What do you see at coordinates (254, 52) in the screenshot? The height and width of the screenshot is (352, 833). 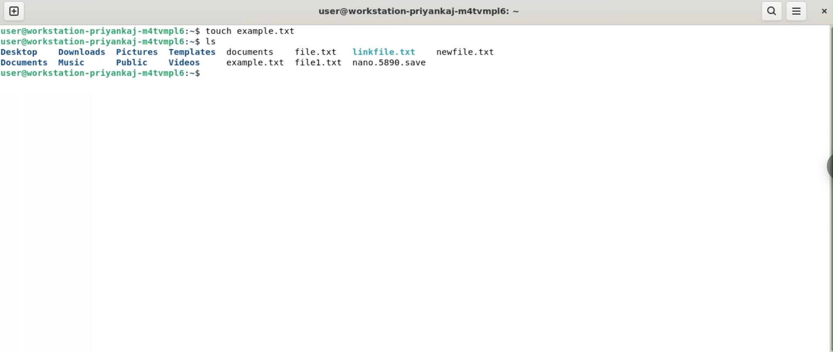 I see `documents` at bounding box center [254, 52].